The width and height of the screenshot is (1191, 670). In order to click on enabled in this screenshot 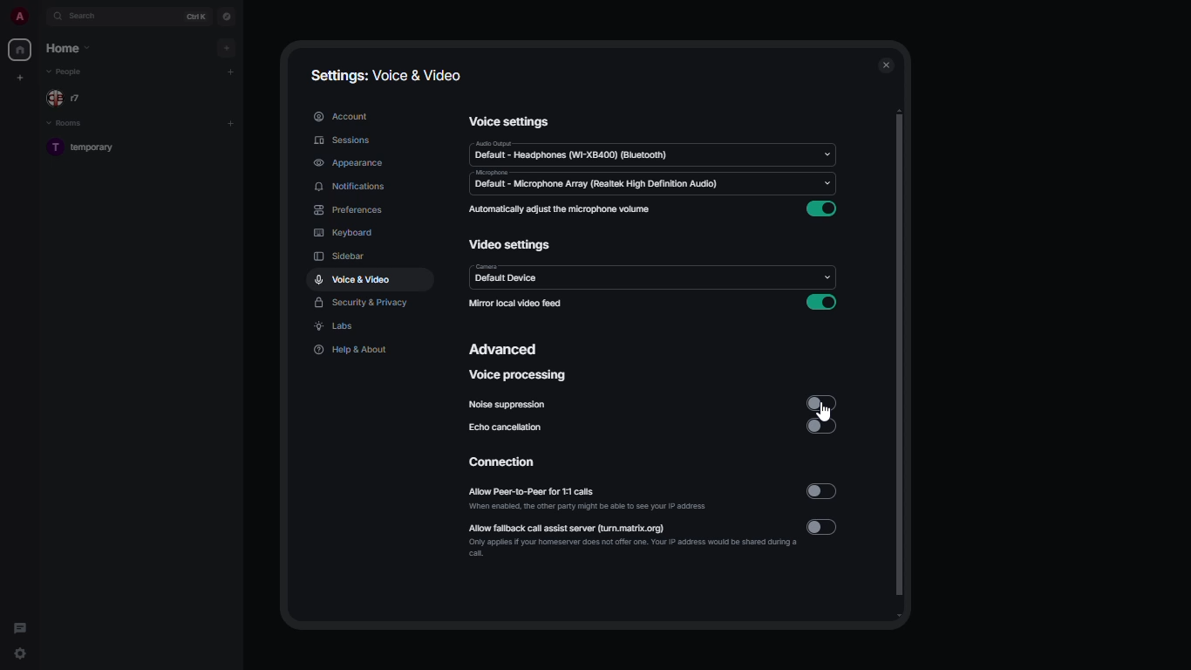, I will do `click(822, 303)`.